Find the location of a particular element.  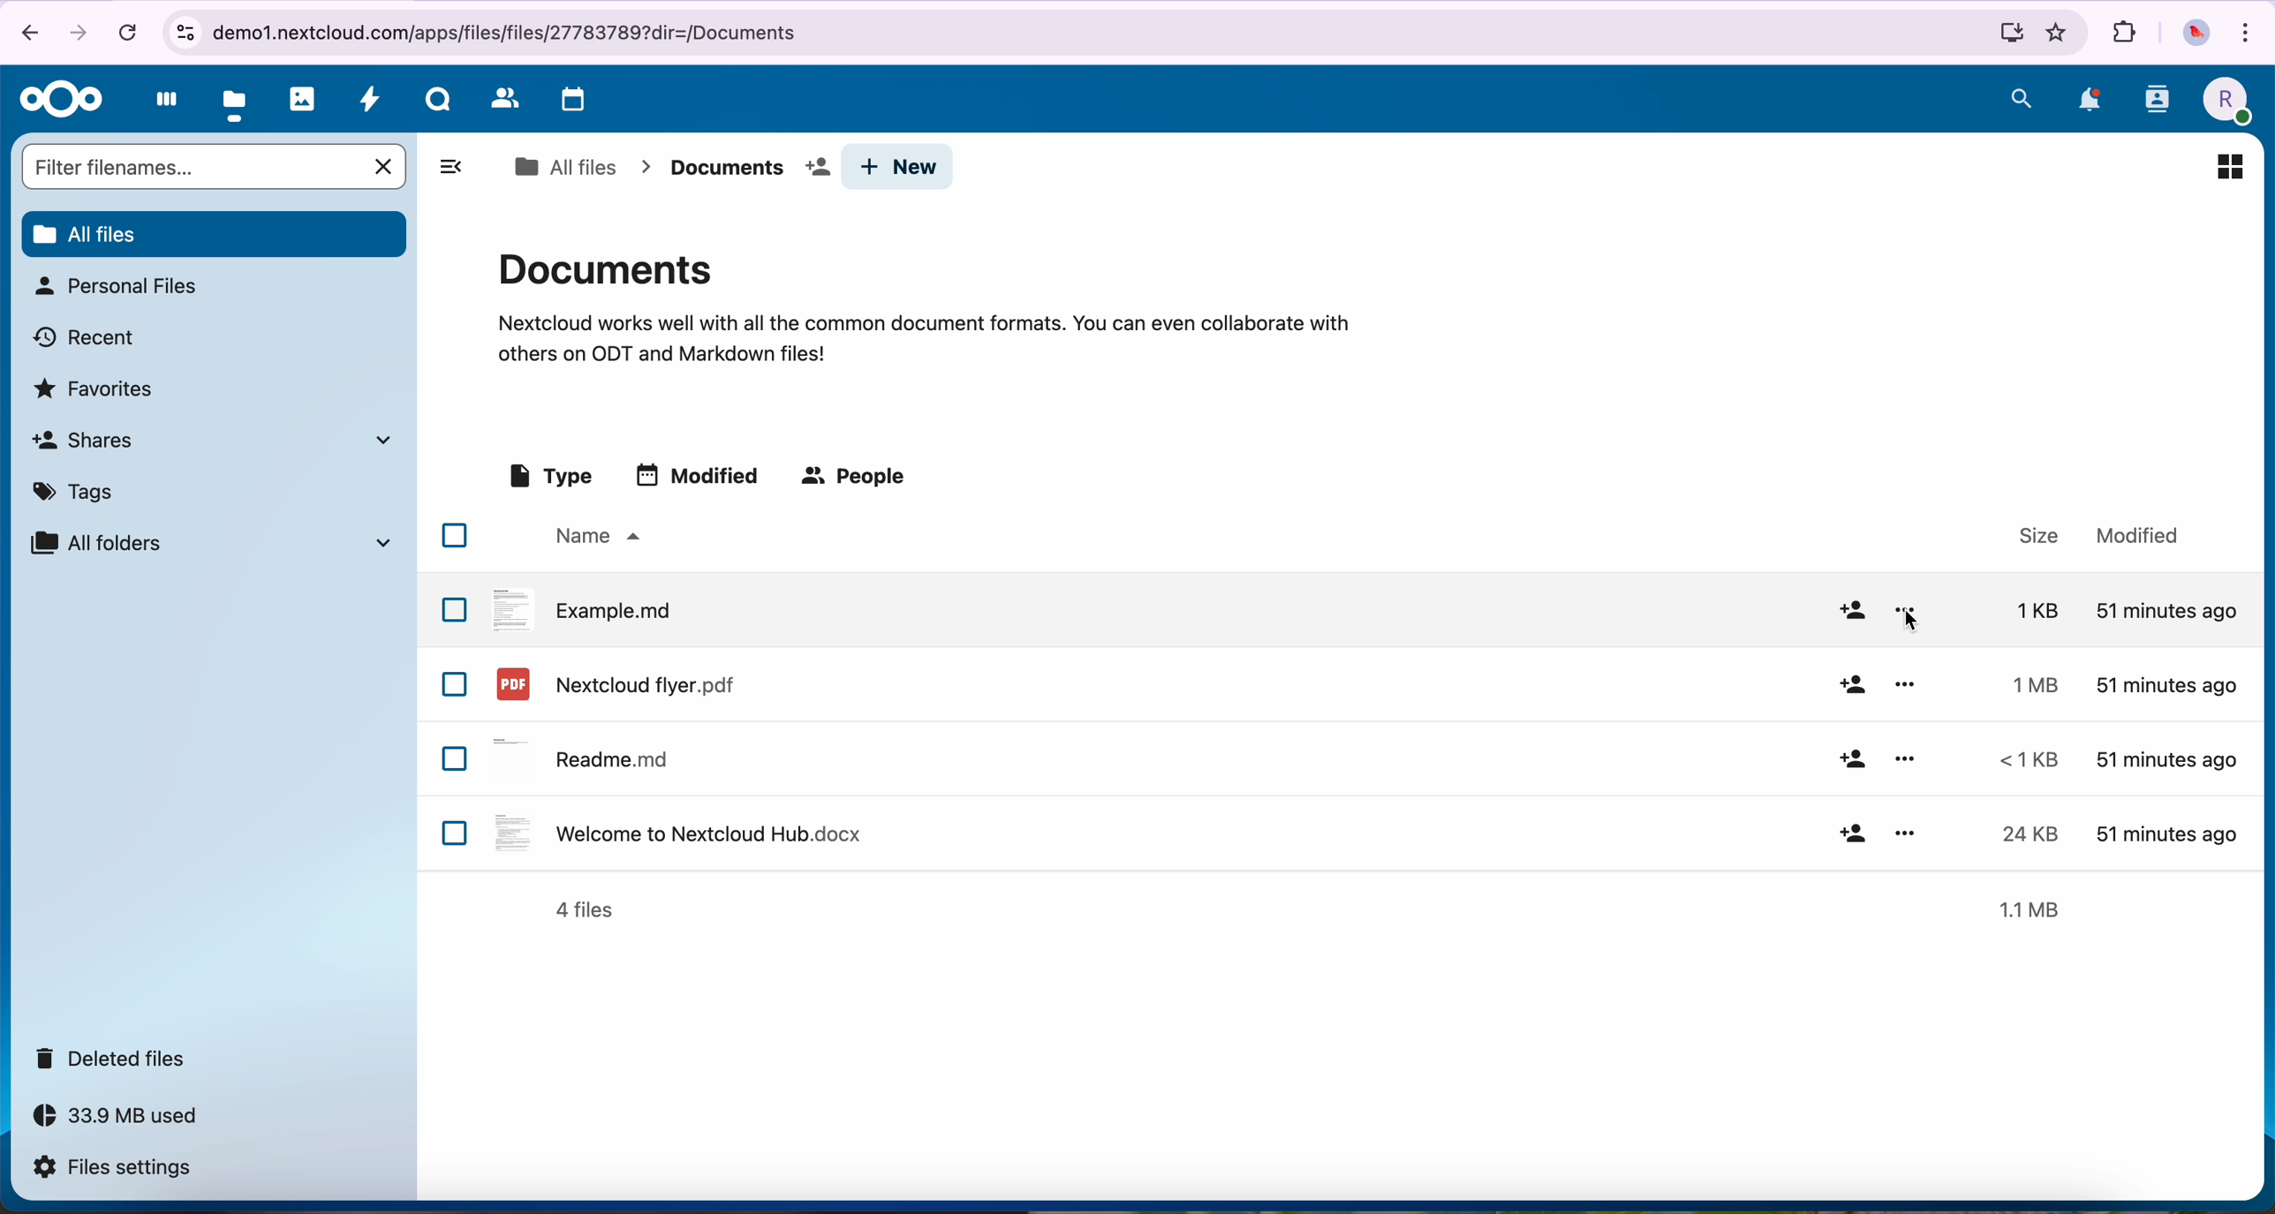

add is located at coordinates (1853, 612).